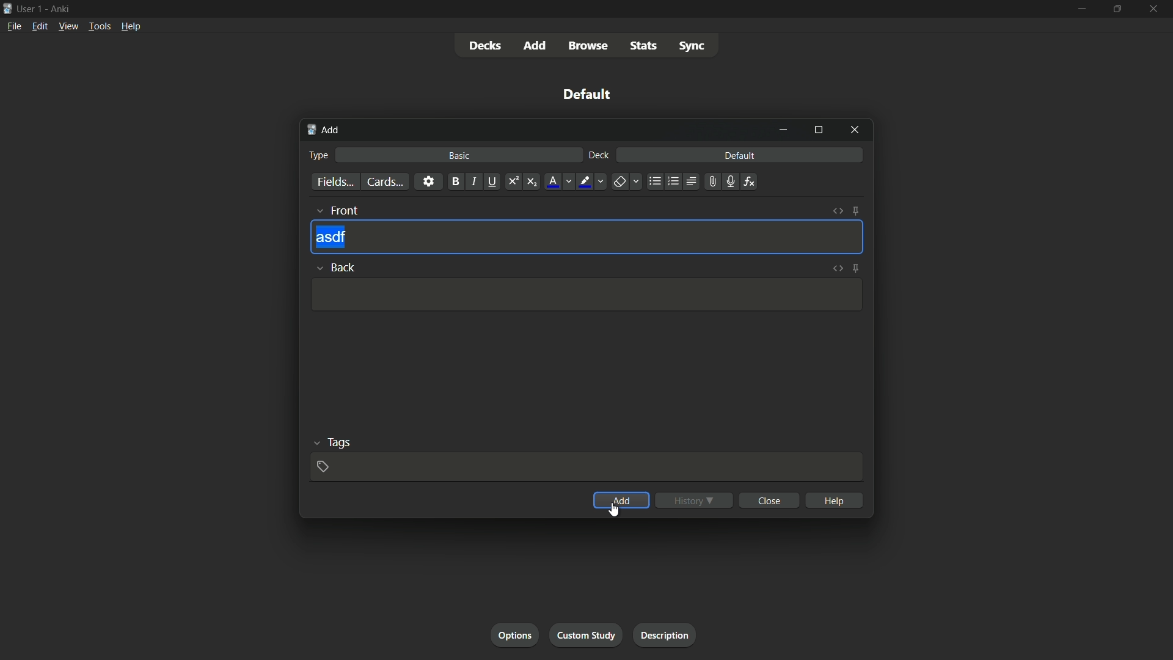 This screenshot has height=660, width=1173. I want to click on italic, so click(473, 181).